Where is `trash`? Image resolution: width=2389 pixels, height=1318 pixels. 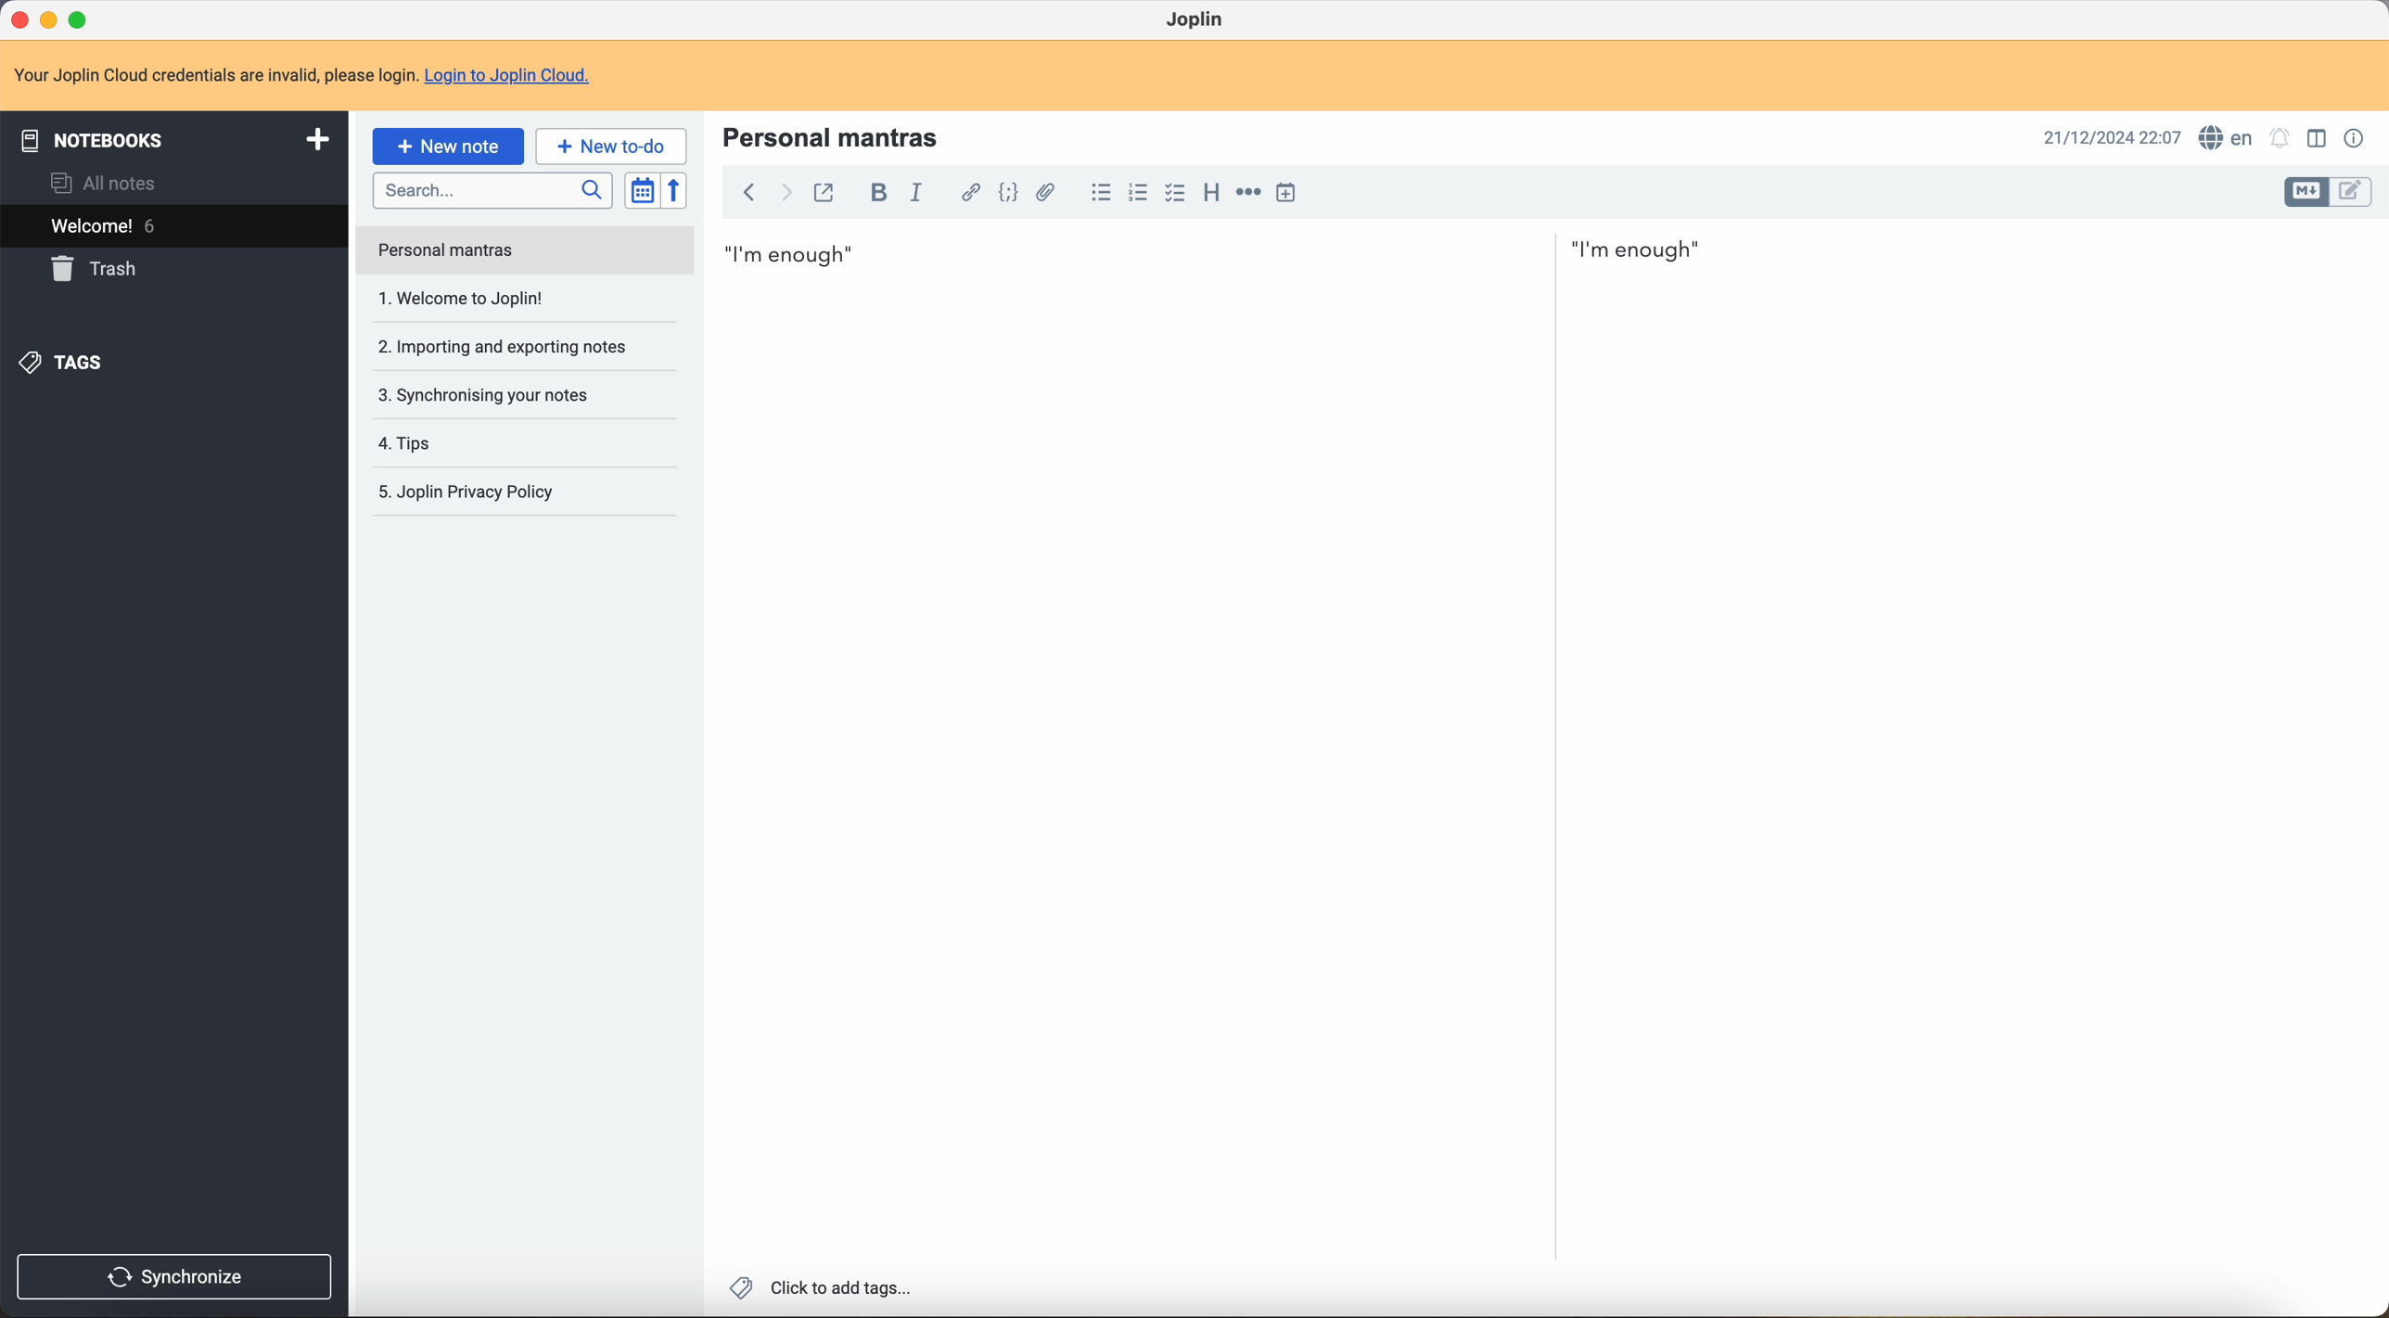 trash is located at coordinates (98, 269).